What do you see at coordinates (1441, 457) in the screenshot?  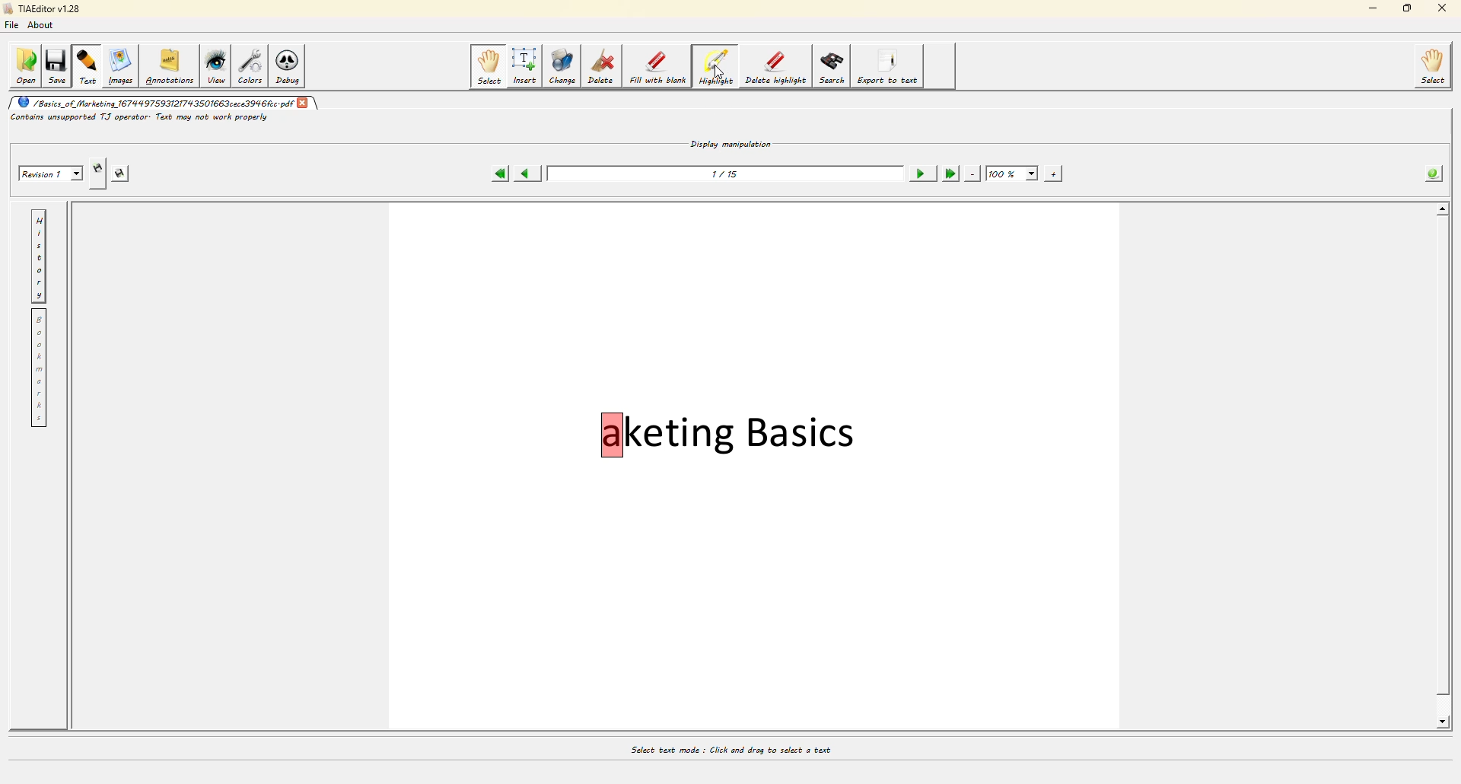 I see `scroll bar` at bounding box center [1441, 457].